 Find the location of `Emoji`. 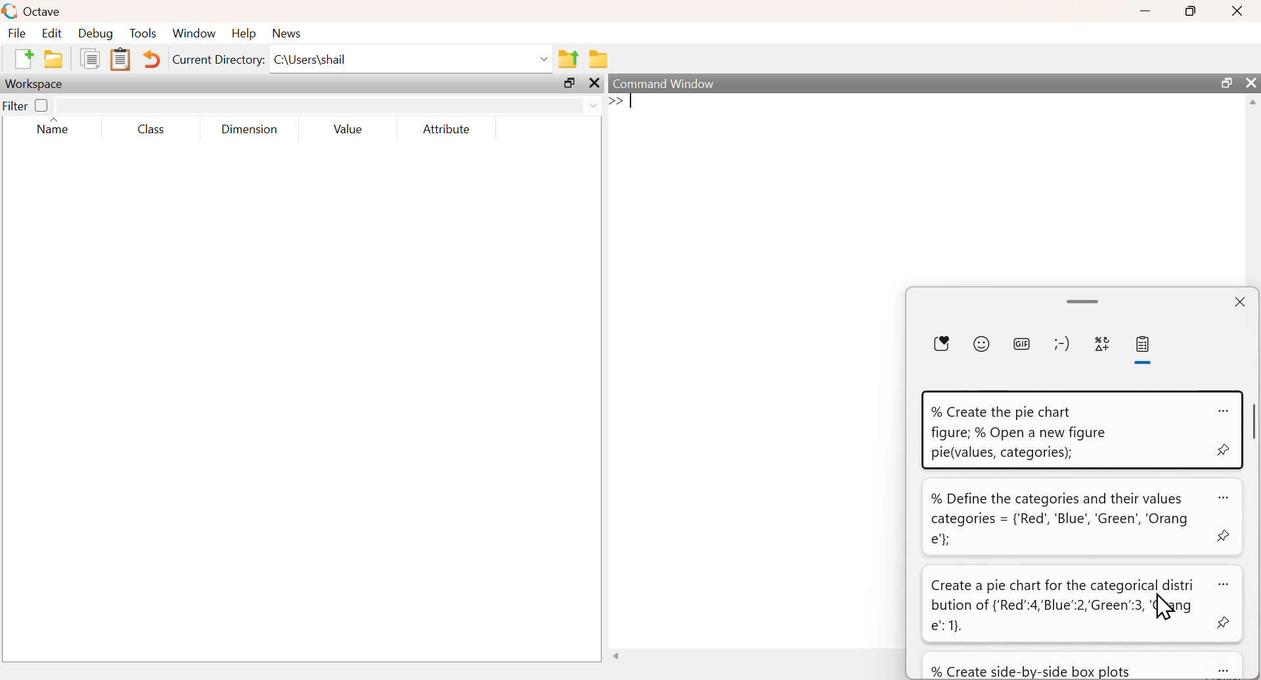

Emoji is located at coordinates (981, 343).